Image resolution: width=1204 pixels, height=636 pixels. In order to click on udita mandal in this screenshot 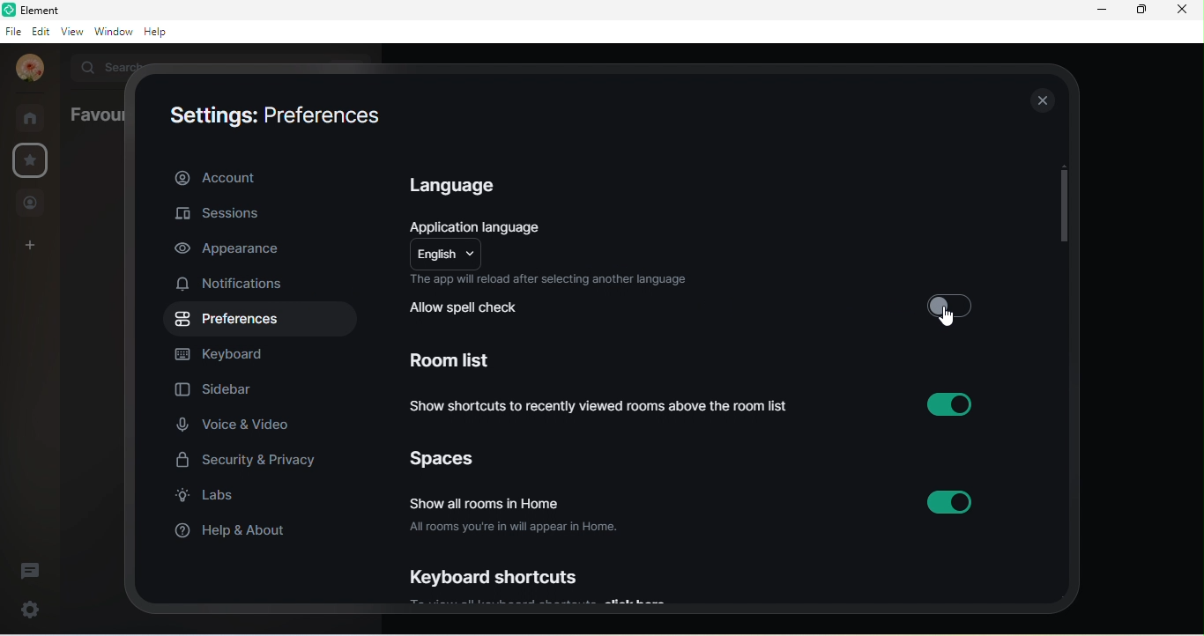, I will do `click(26, 69)`.